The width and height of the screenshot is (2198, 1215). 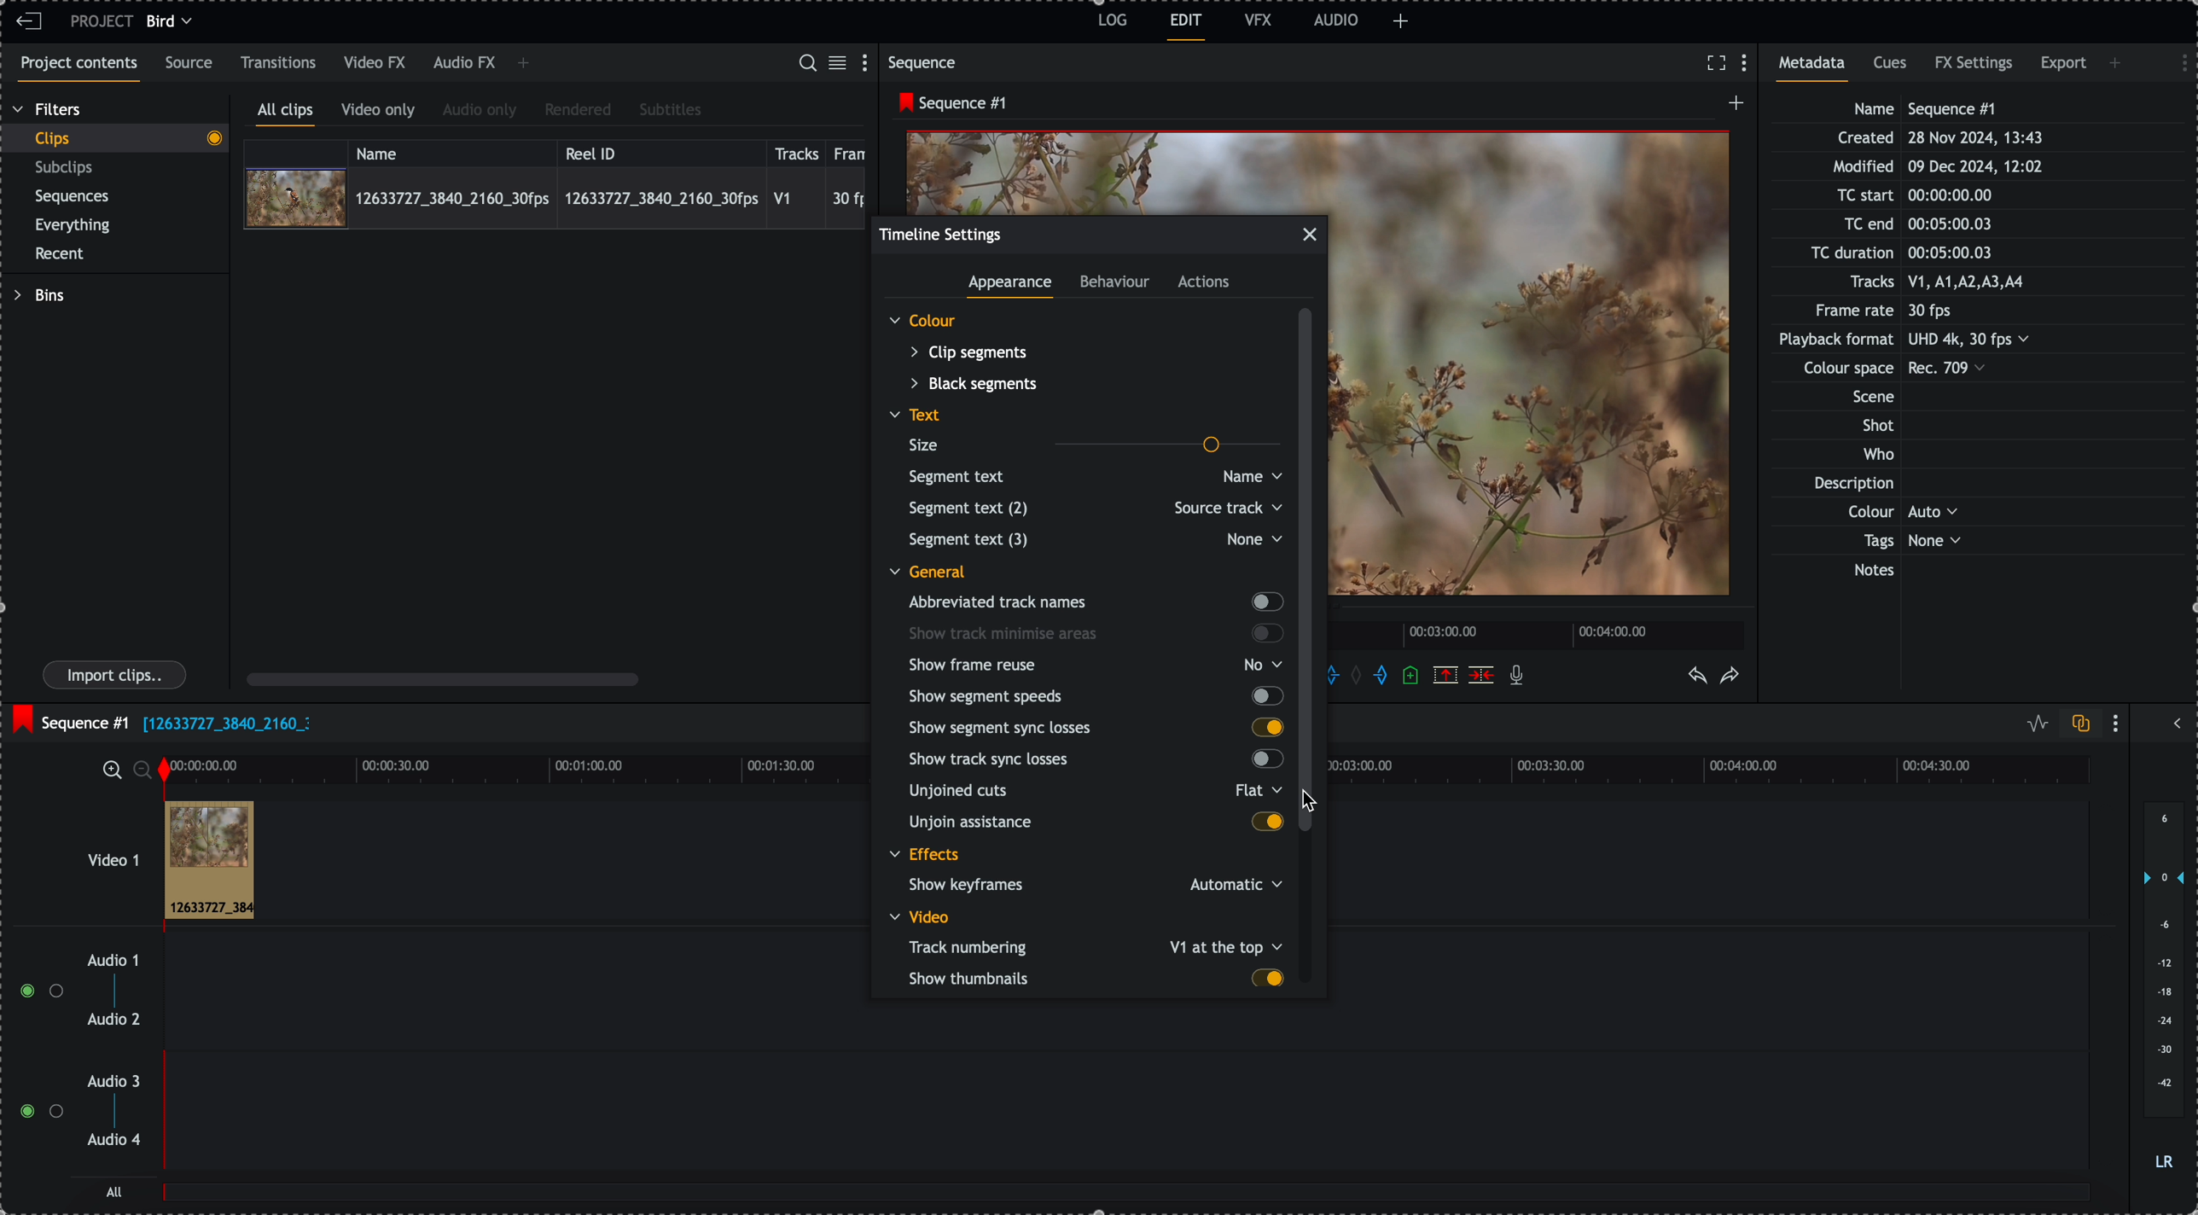 I want to click on clear marks, so click(x=1361, y=677).